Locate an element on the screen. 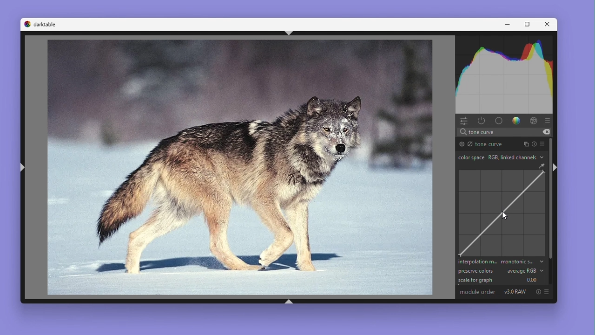 The image size is (595, 335). Dark table logo is located at coordinates (40, 24).